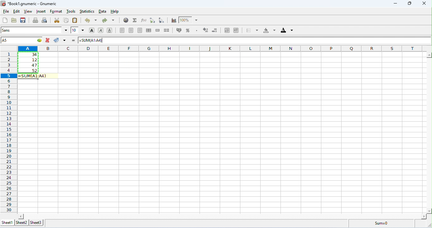 The height and width of the screenshot is (228, 432). What do you see at coordinates (92, 40) in the screenshot?
I see `formula for sum typed` at bounding box center [92, 40].